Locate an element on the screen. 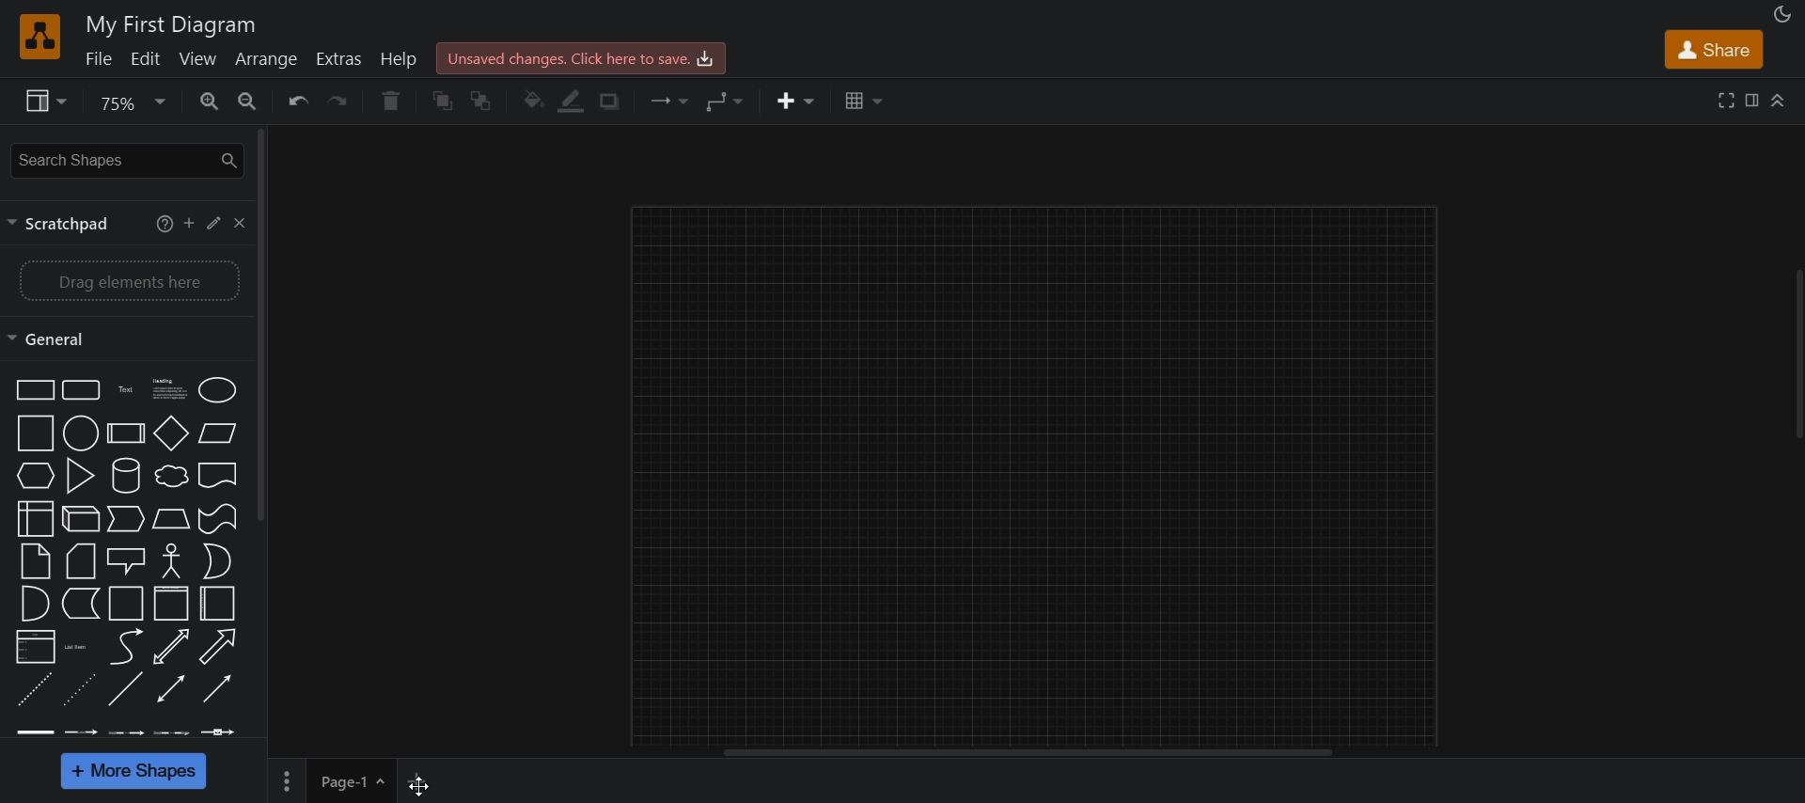 The image size is (1805, 803). click here to save is located at coordinates (585, 56).